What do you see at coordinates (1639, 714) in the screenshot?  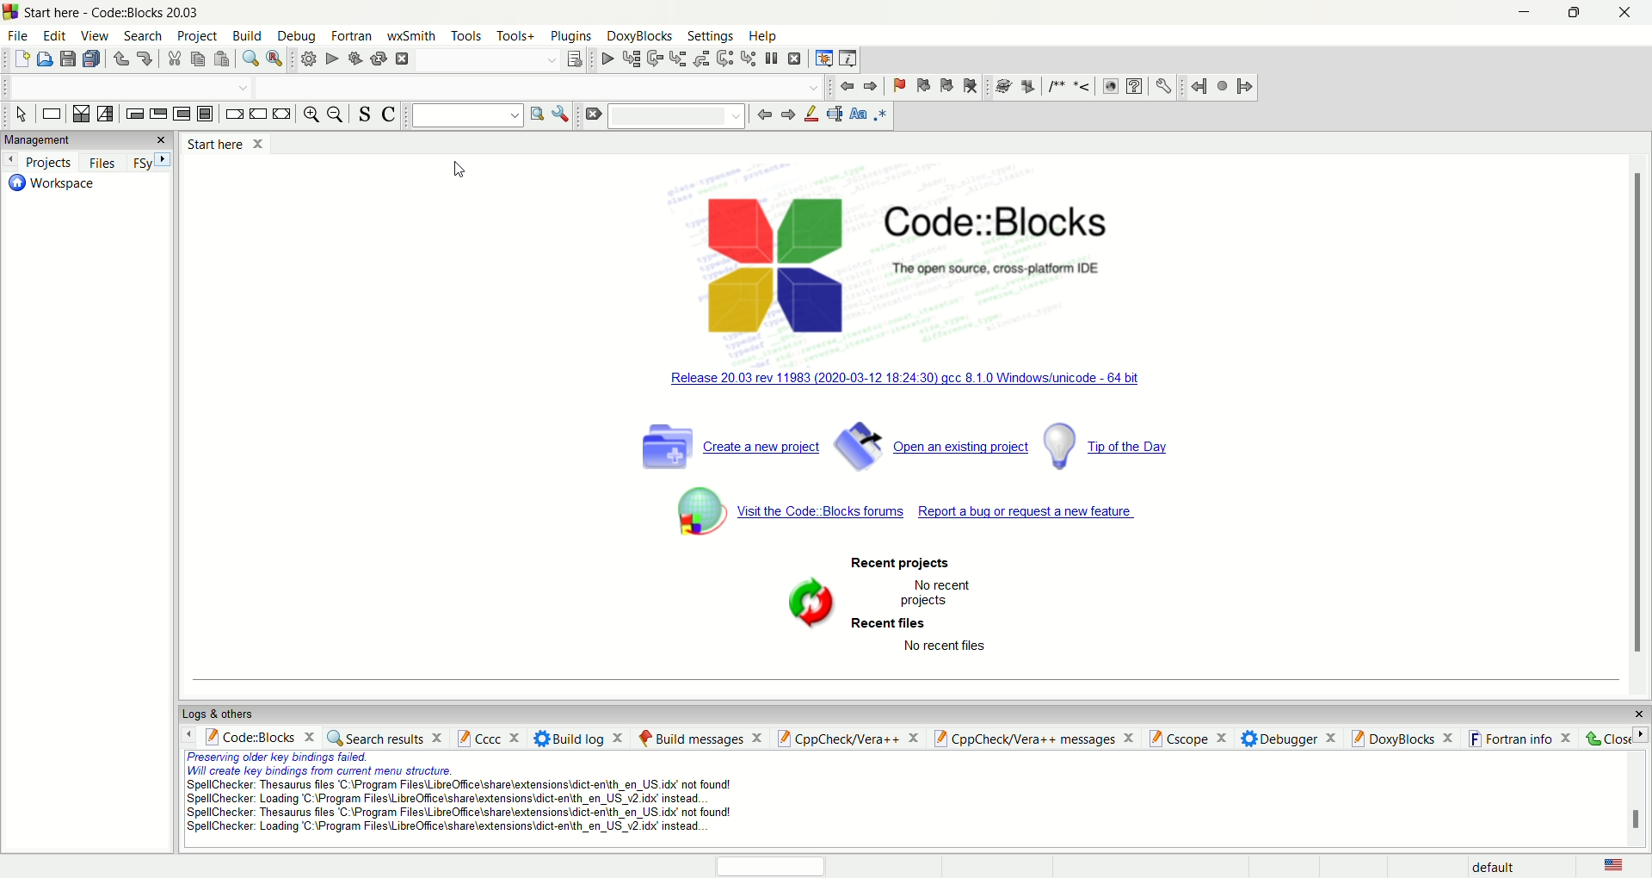 I see `close` at bounding box center [1639, 714].